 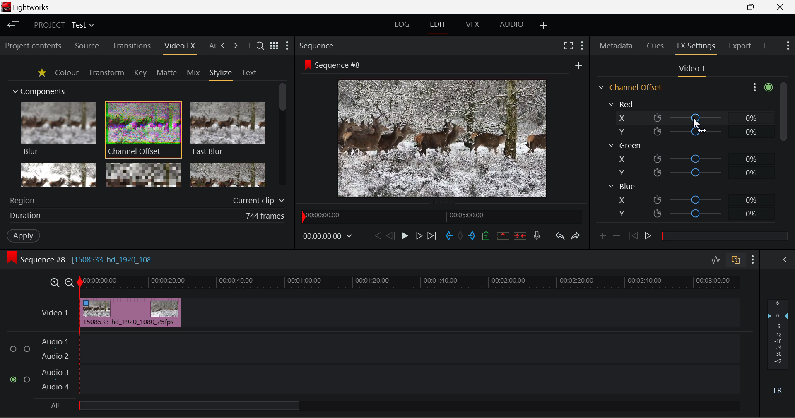 What do you see at coordinates (504, 236) in the screenshot?
I see `Remove marked Section` at bounding box center [504, 236].